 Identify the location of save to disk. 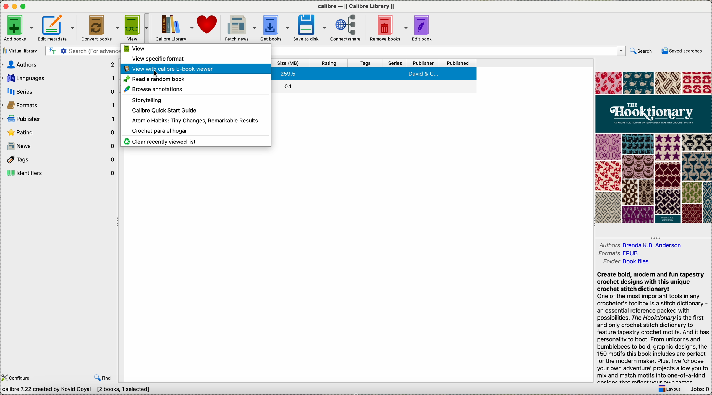
(309, 27).